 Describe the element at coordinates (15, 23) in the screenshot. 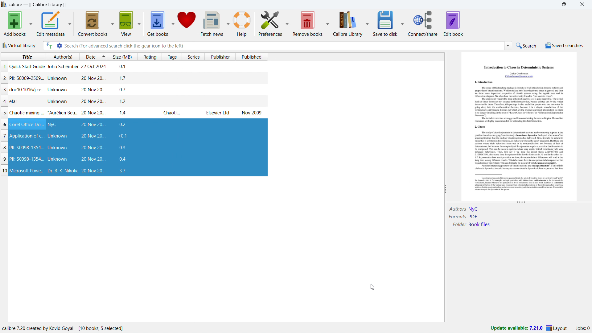

I see `add books ` at that location.